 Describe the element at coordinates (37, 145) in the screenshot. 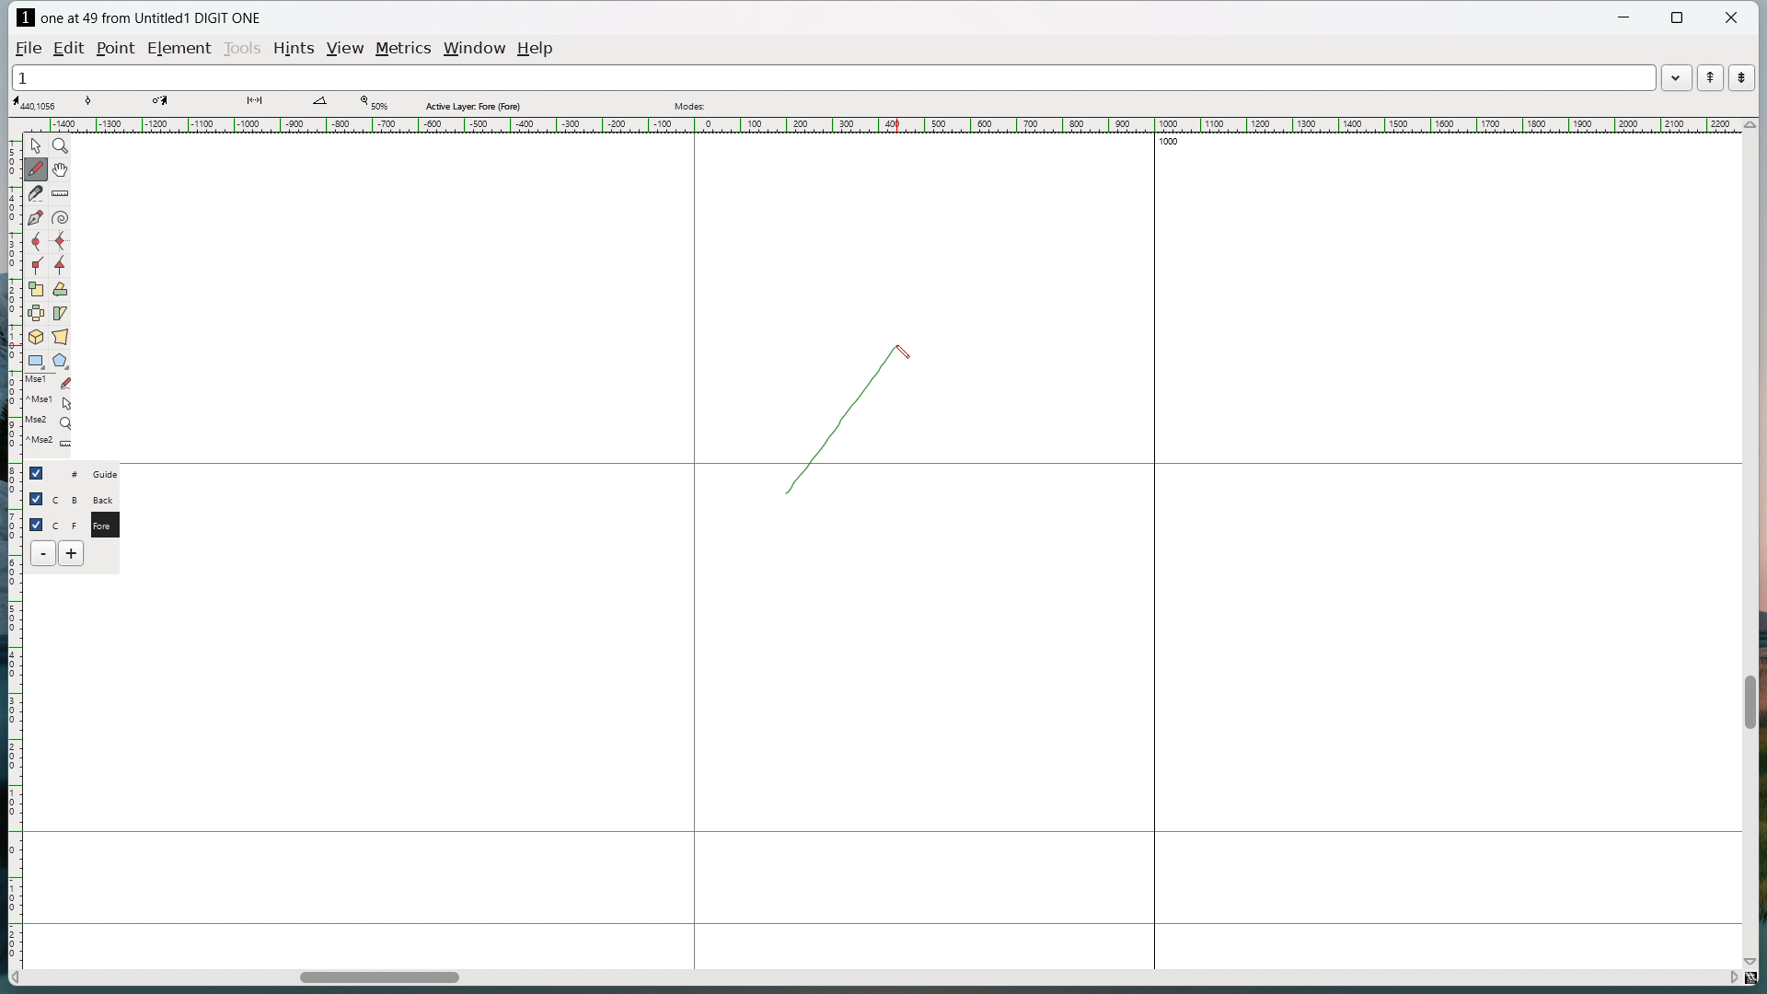

I see `pointer` at that location.